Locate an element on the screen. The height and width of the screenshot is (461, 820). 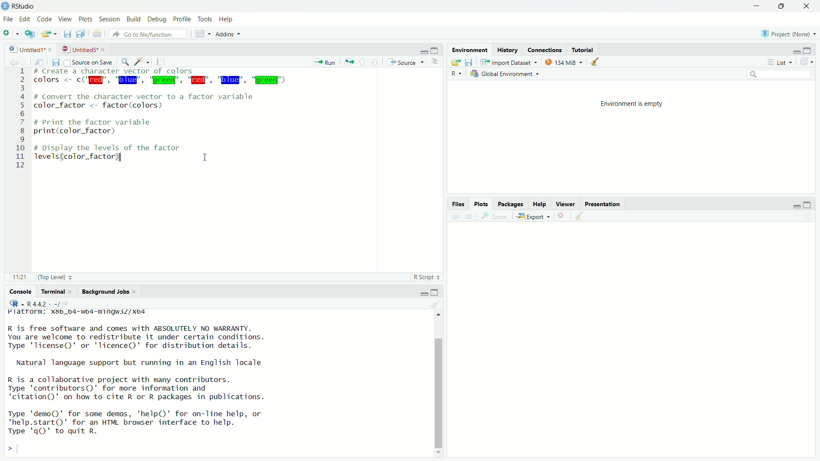
global environment is located at coordinates (507, 74).